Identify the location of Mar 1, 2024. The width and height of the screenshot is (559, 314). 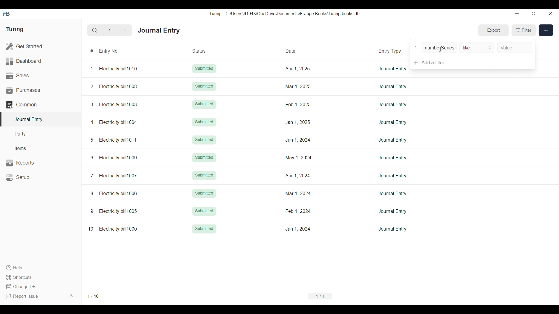
(298, 193).